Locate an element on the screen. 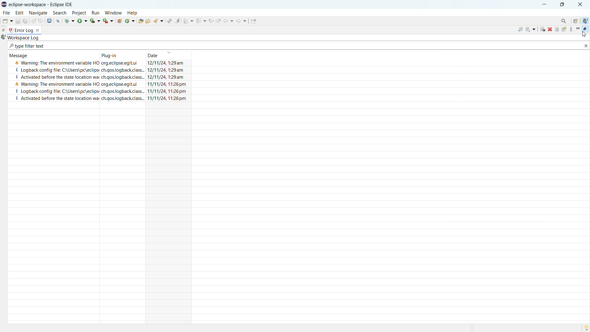 The image size is (590, 332). export log is located at coordinates (519, 30).